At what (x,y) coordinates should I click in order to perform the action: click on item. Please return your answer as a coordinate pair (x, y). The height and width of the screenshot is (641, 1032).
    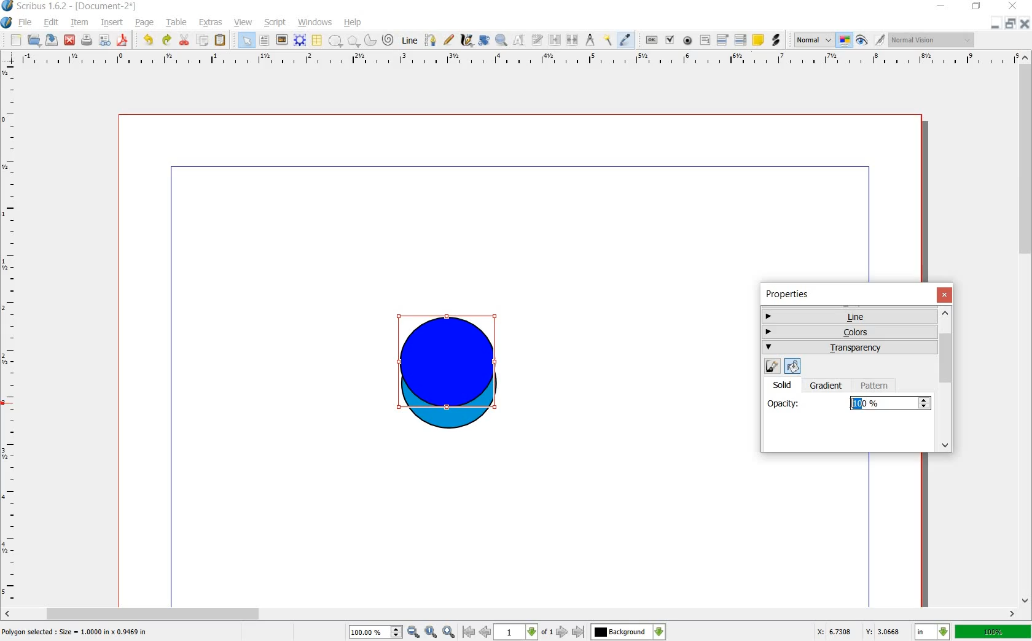
    Looking at the image, I should click on (80, 23).